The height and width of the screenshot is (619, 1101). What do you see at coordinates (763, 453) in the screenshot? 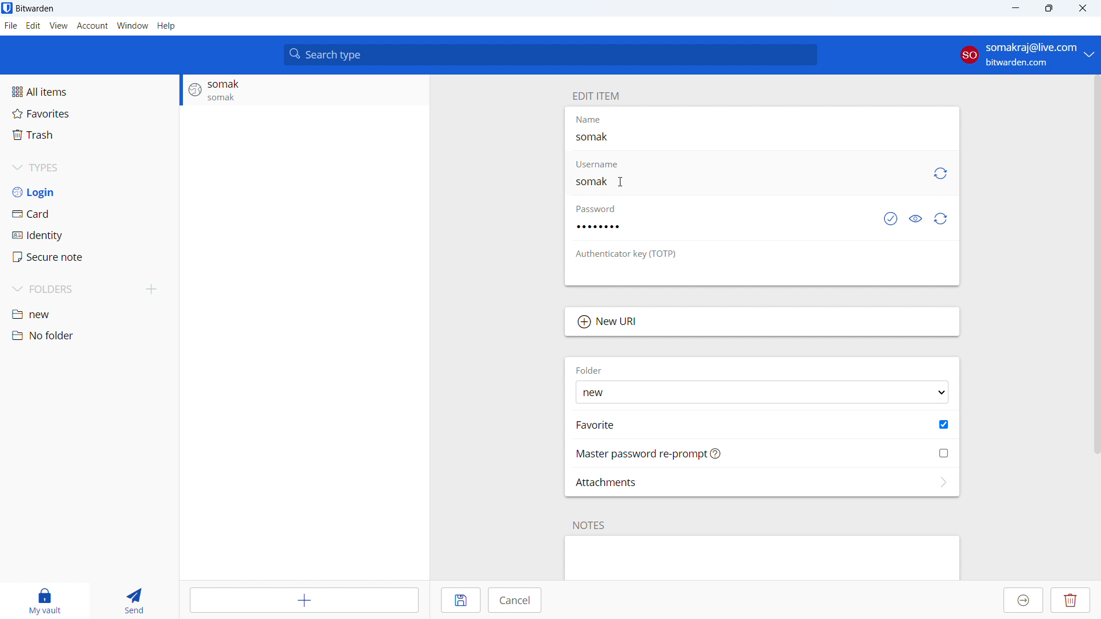
I see `master password ree-prompt` at bounding box center [763, 453].